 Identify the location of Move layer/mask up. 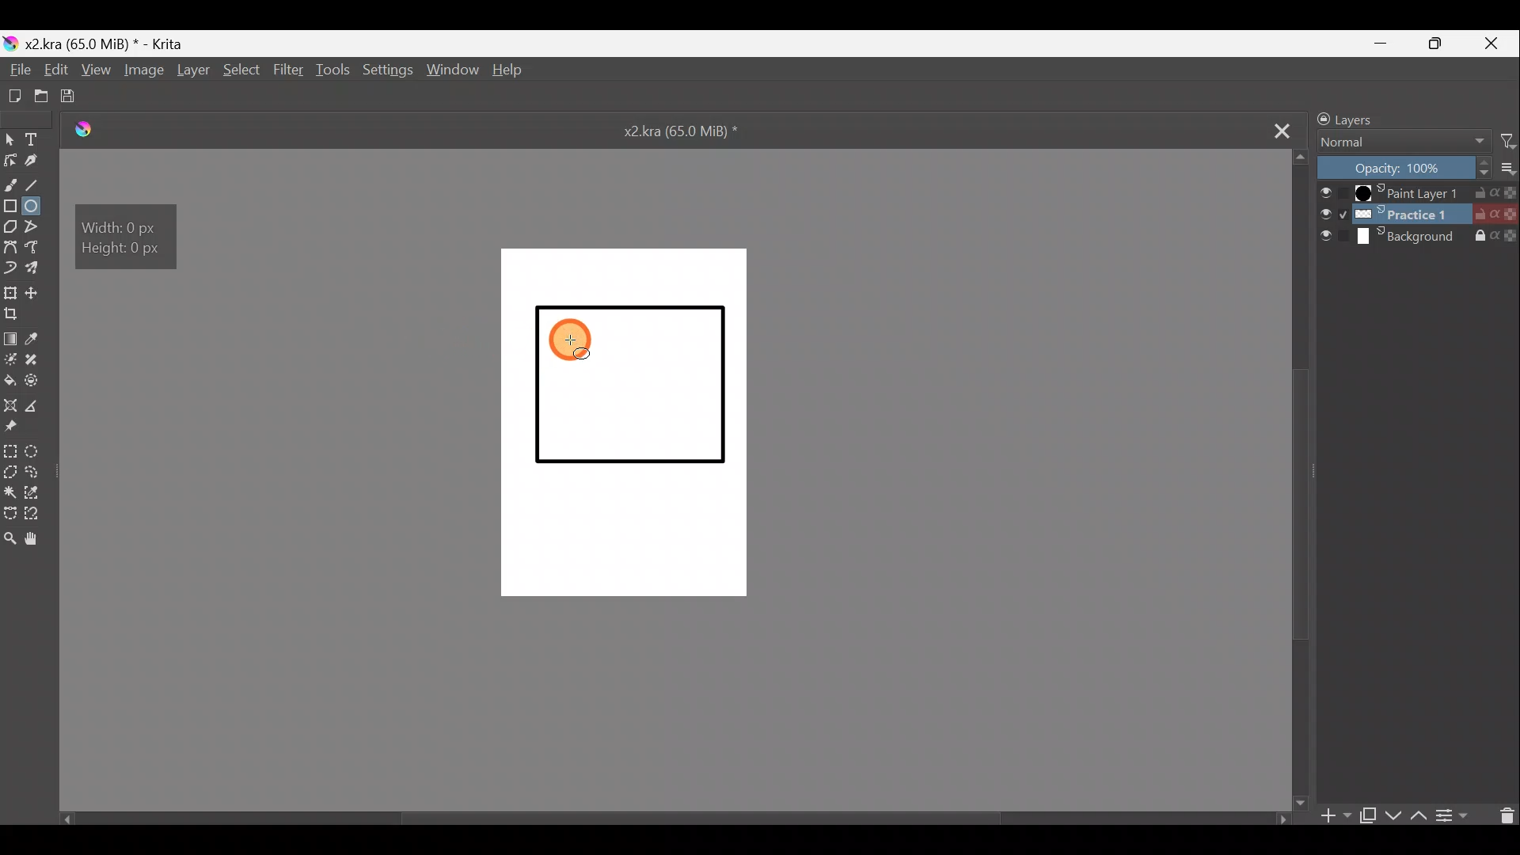
(1416, 812).